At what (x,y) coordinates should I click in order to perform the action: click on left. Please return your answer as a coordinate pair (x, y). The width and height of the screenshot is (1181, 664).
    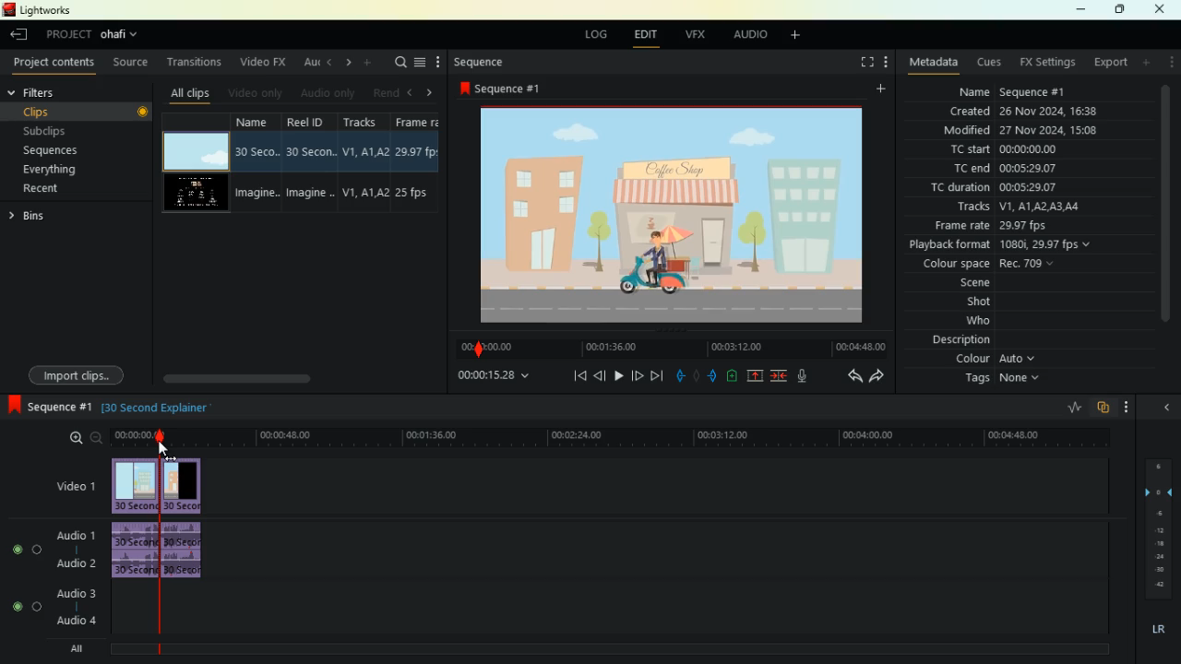
    Looking at the image, I should click on (412, 94).